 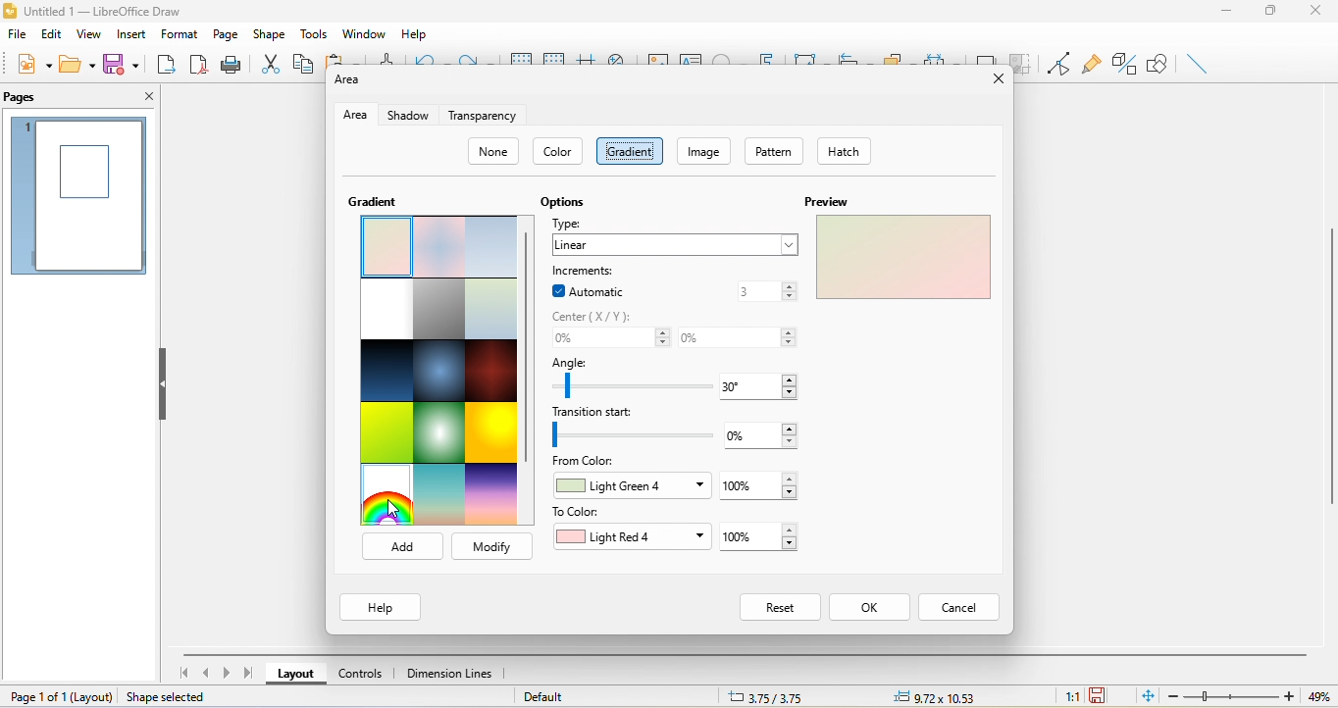 What do you see at coordinates (483, 119) in the screenshot?
I see `transparency` at bounding box center [483, 119].